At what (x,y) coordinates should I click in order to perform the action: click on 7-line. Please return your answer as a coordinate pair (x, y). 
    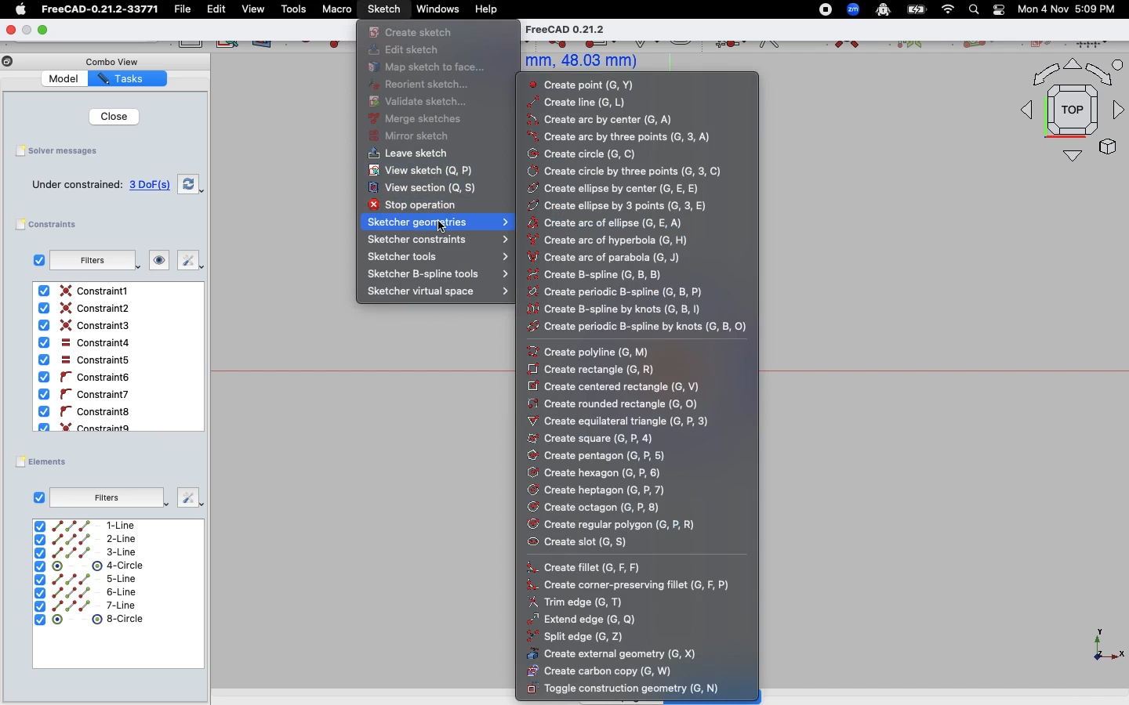
    Looking at the image, I should click on (86, 606).